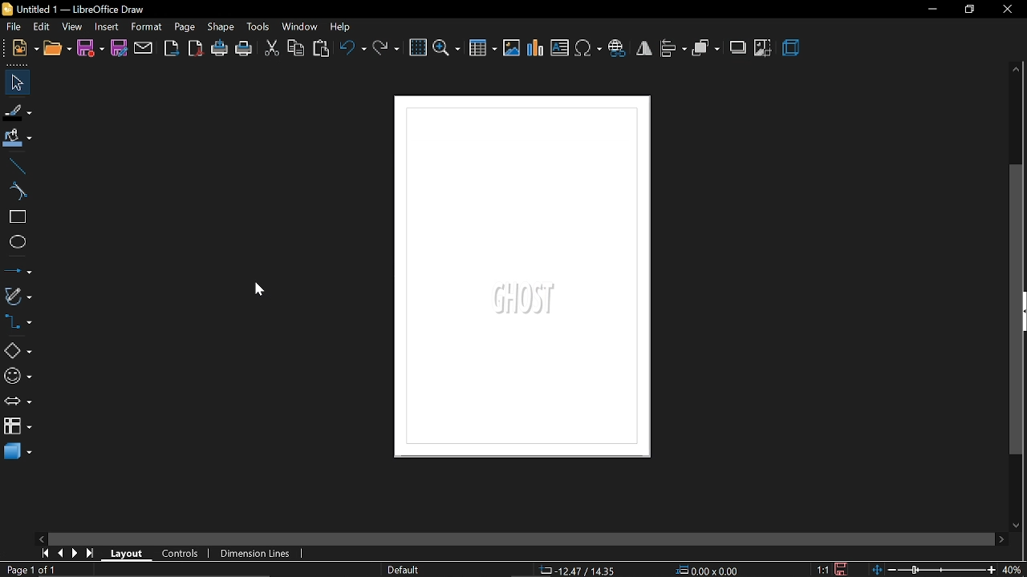 The width and height of the screenshot is (1027, 577). What do you see at coordinates (791, 48) in the screenshot?
I see `3d effect` at bounding box center [791, 48].